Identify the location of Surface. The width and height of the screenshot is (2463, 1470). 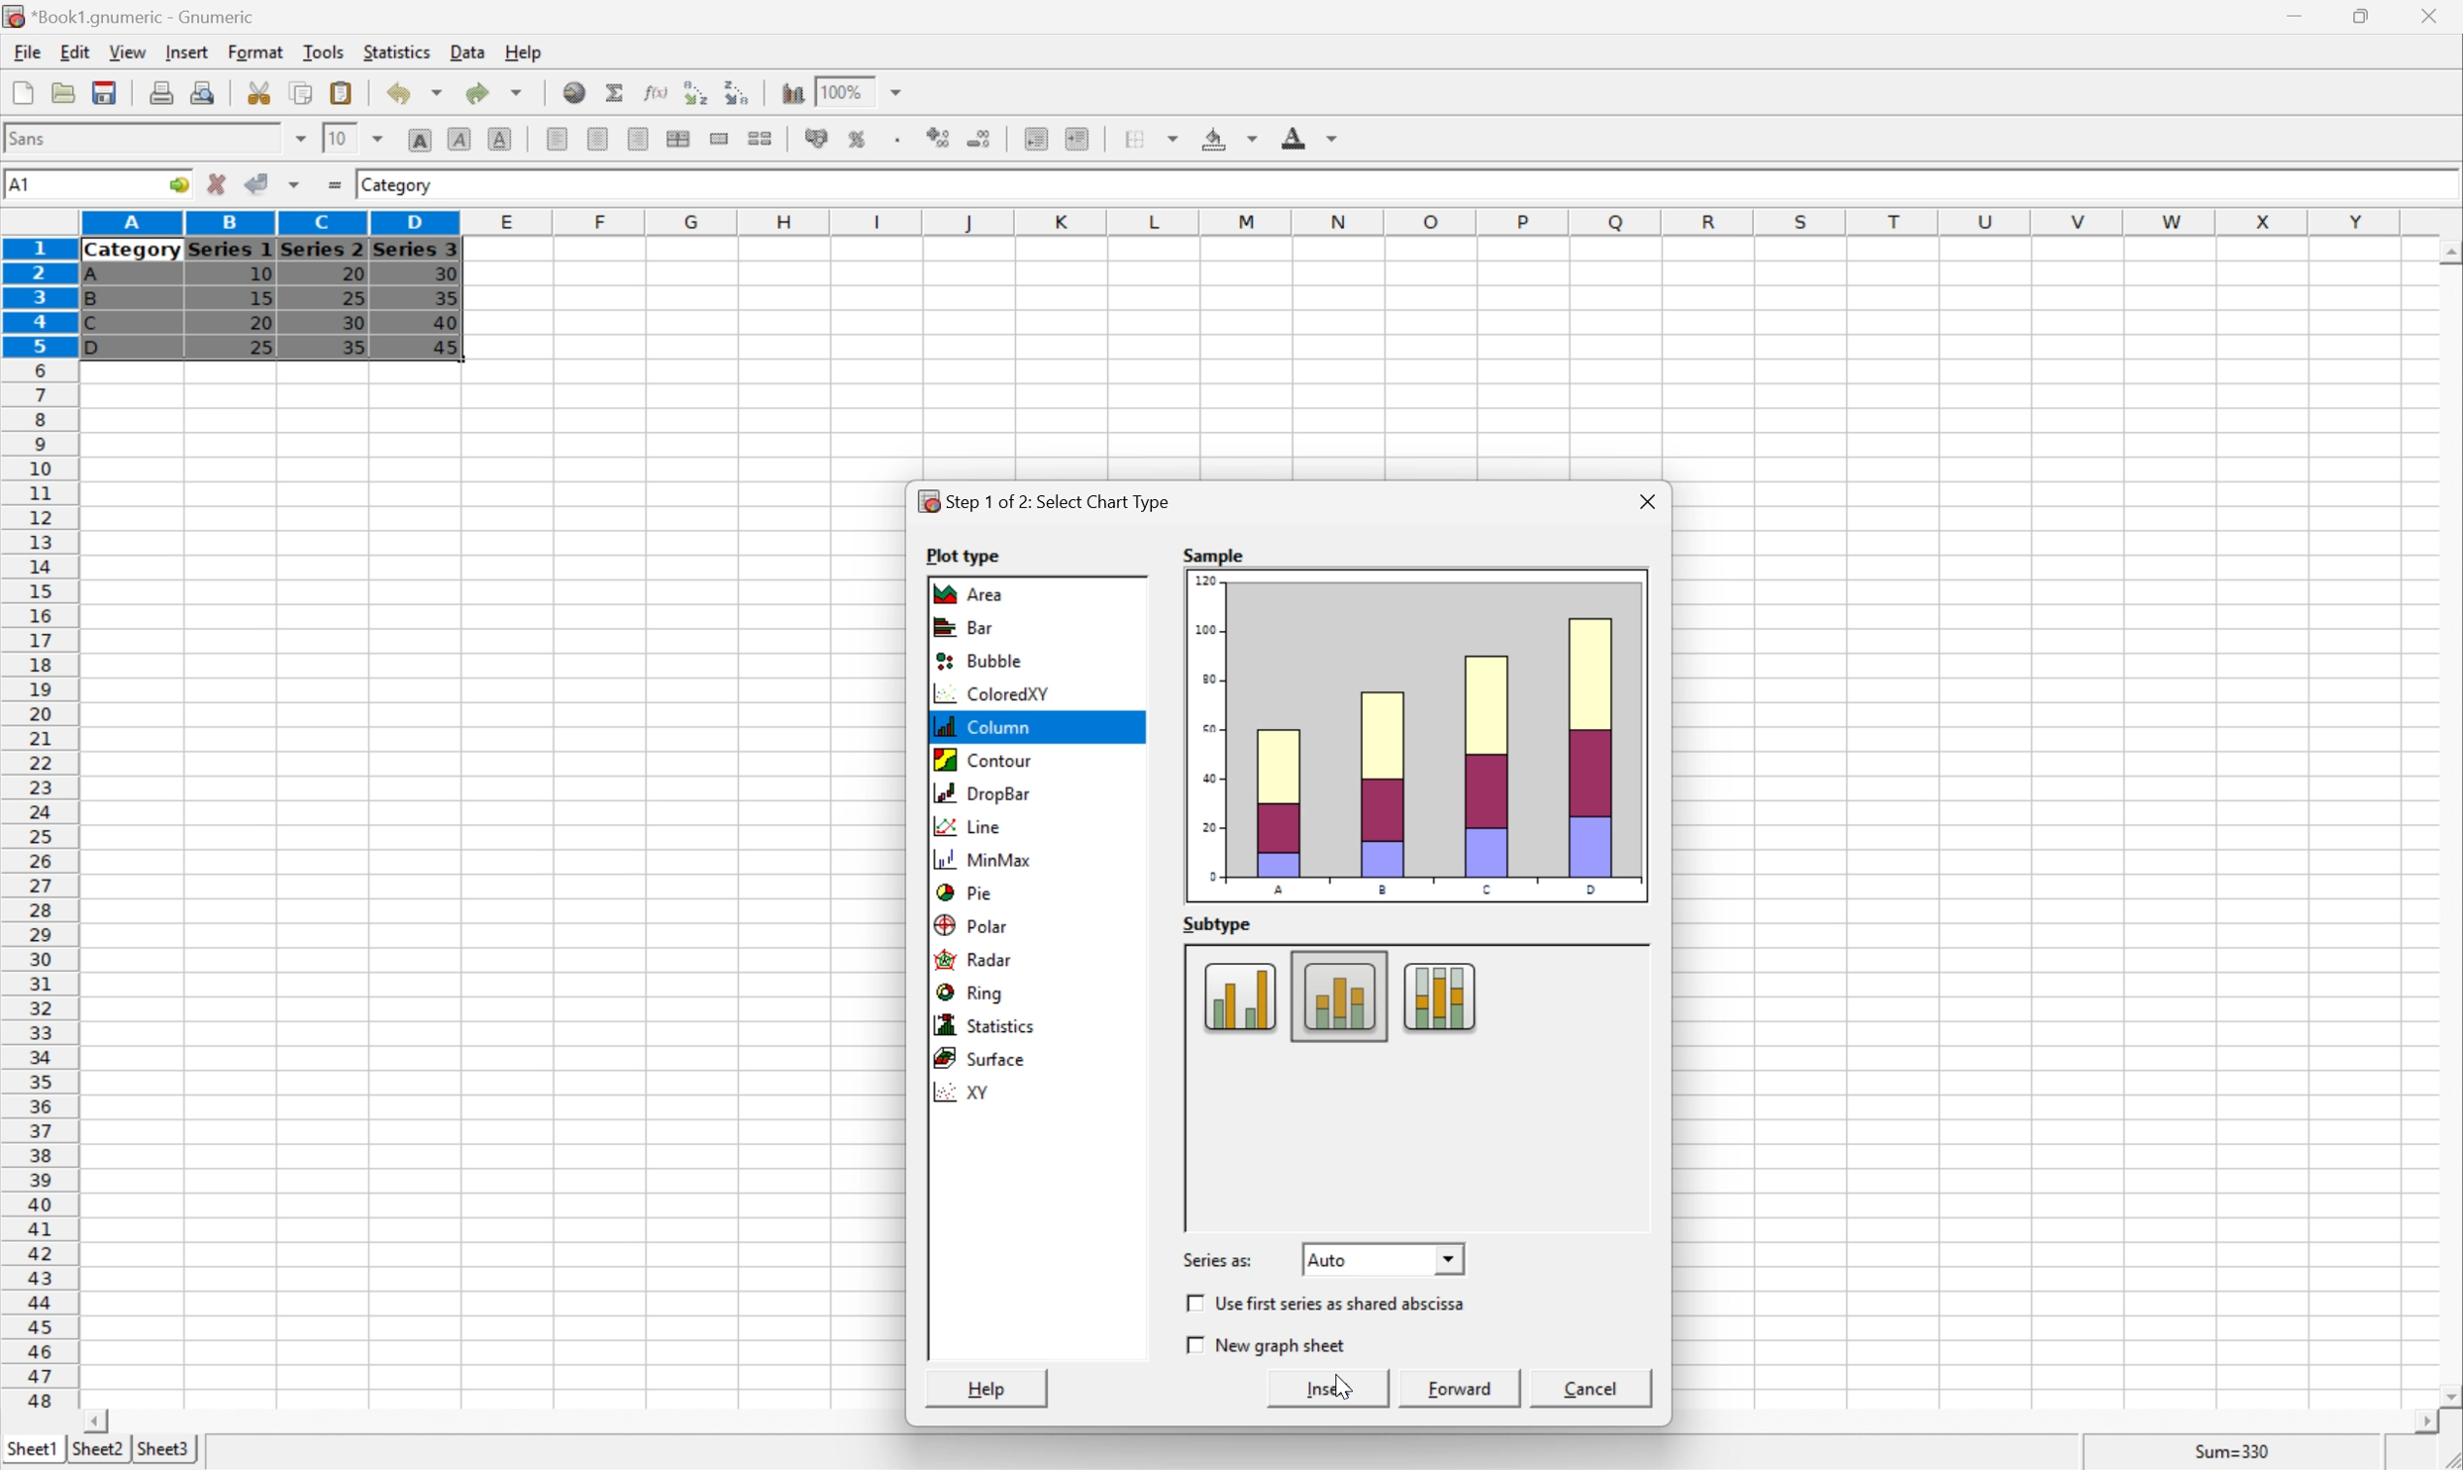
(979, 1058).